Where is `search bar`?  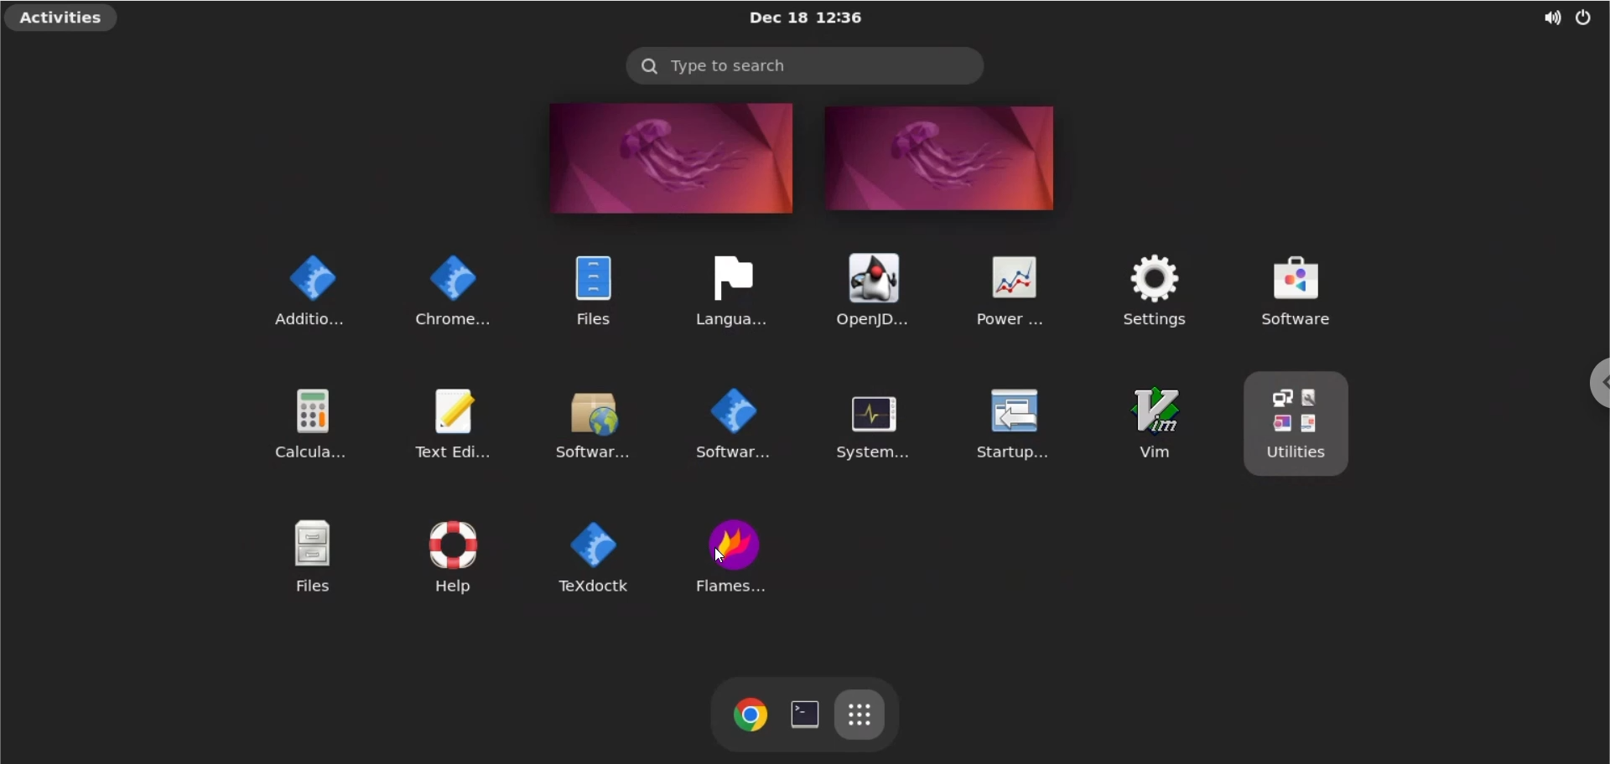
search bar is located at coordinates (804, 65).